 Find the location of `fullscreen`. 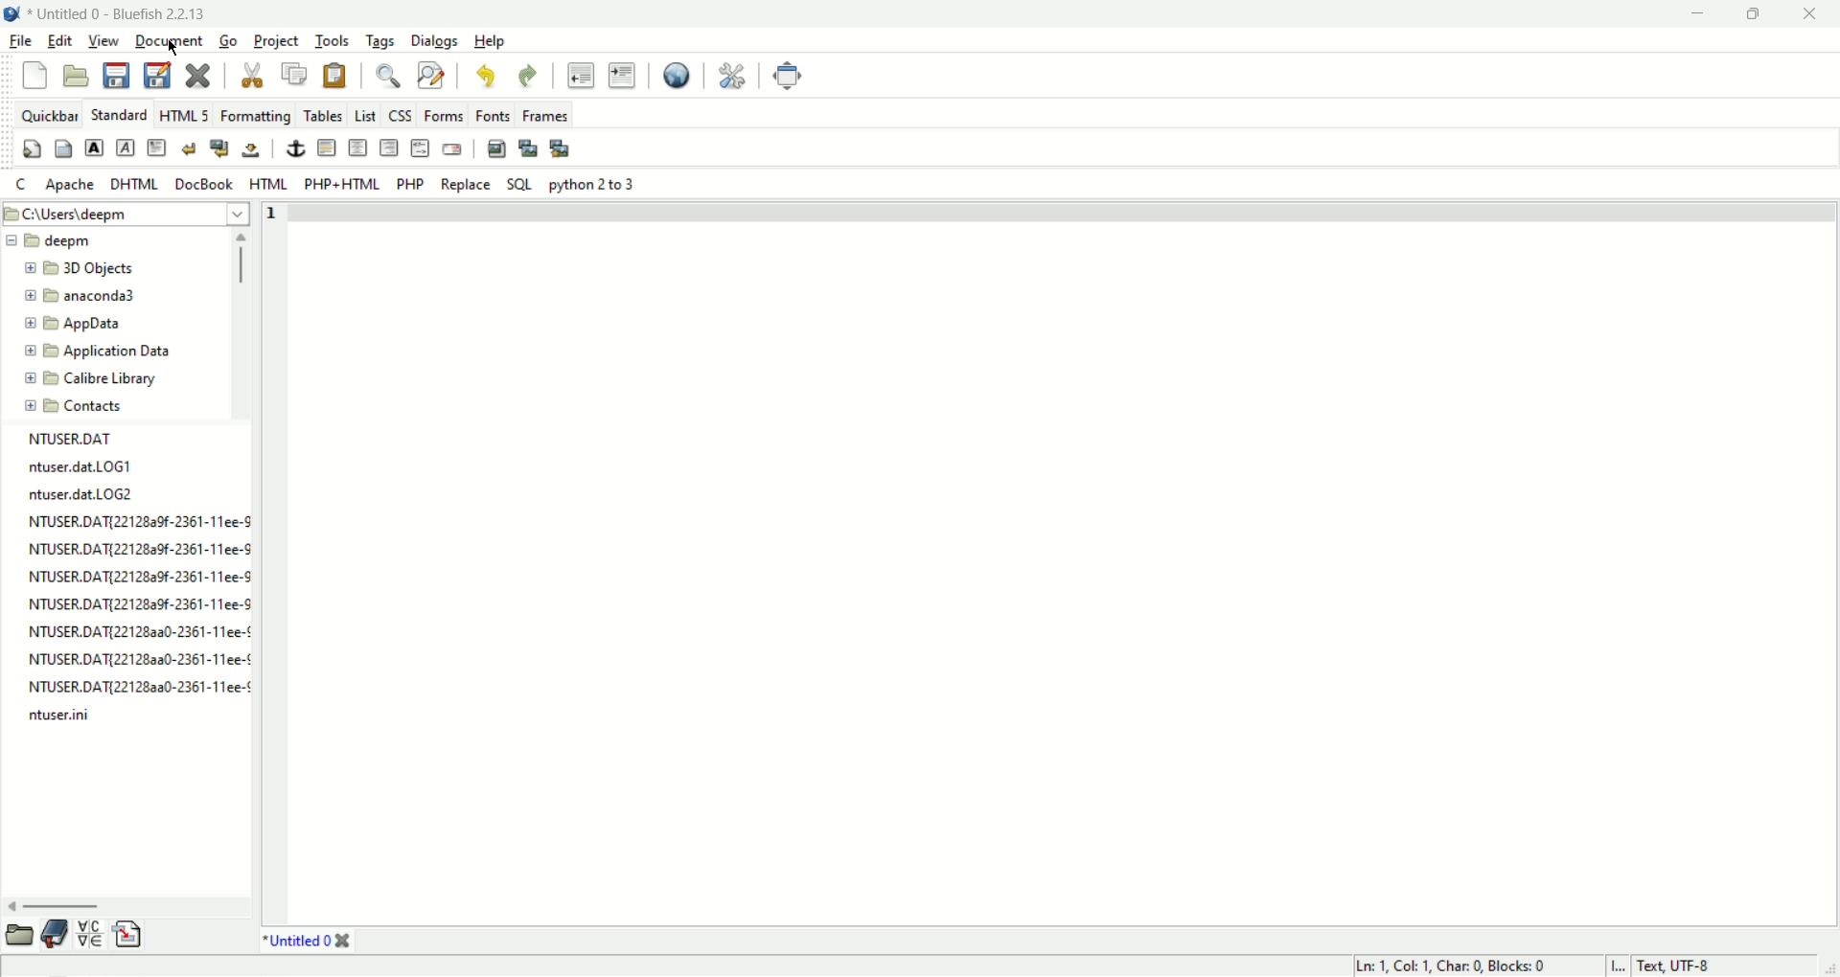

fullscreen is located at coordinates (788, 76).